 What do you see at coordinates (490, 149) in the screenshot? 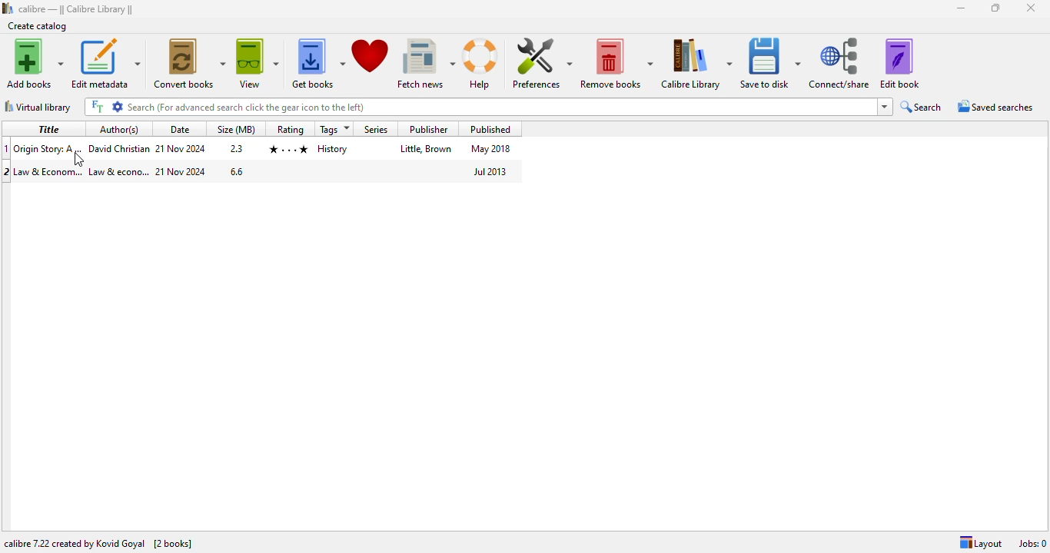
I see `published date` at bounding box center [490, 149].